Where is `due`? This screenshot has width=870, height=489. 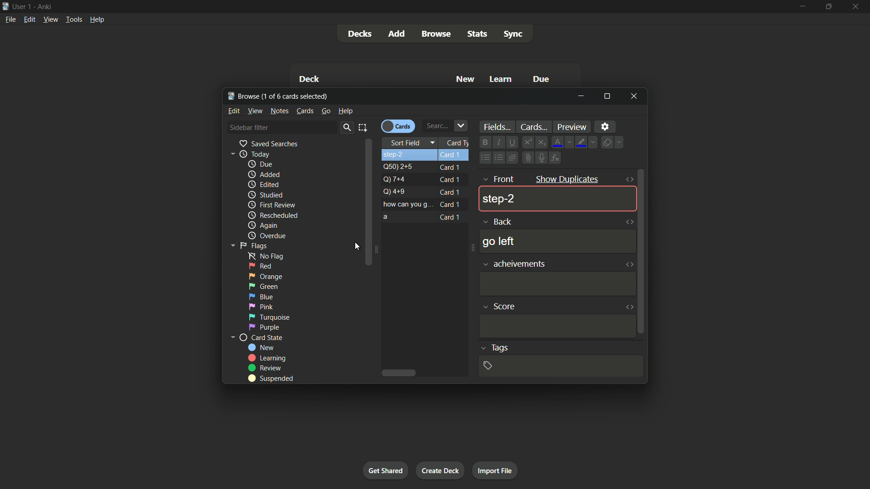 due is located at coordinates (261, 165).